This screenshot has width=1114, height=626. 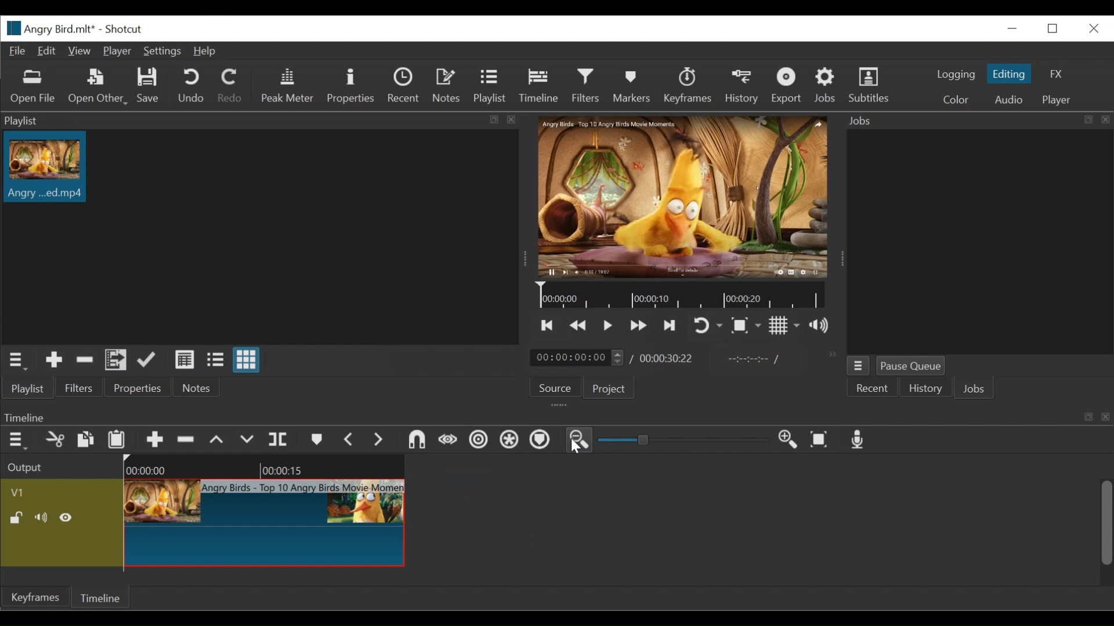 I want to click on Zoom timeline in, so click(x=785, y=438).